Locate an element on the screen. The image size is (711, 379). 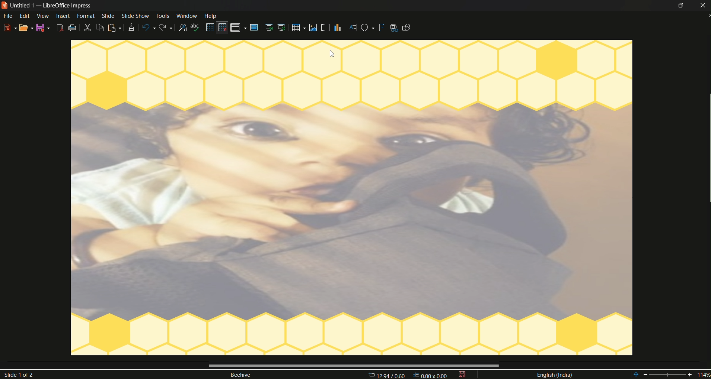
11.66/7.61  00v 000 is located at coordinates (406, 375).